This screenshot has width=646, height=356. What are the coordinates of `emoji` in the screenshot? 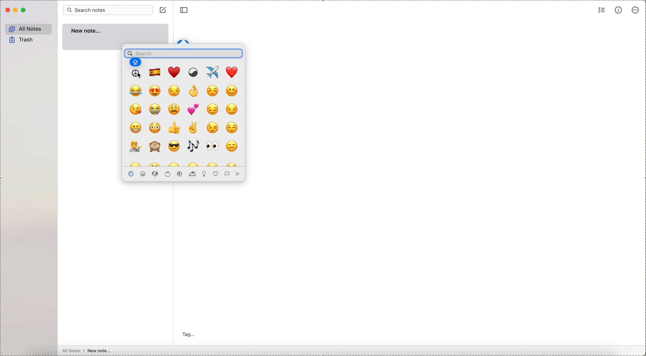 It's located at (214, 72).